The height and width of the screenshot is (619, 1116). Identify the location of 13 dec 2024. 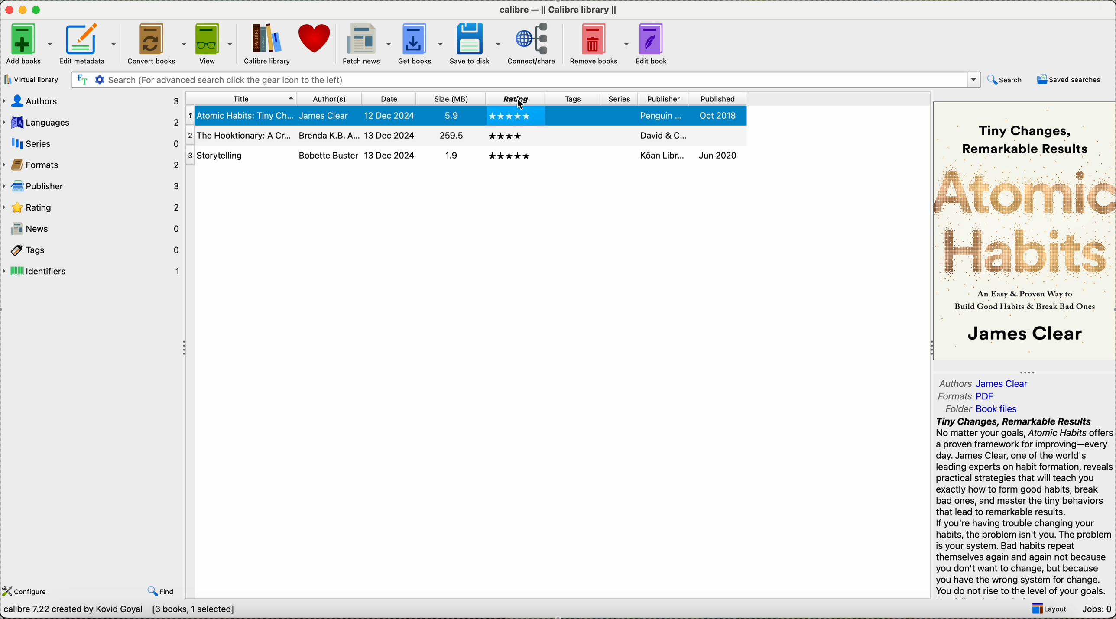
(390, 134).